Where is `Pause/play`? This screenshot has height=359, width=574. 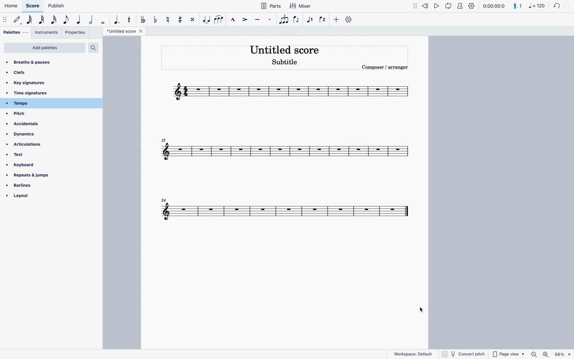 Pause/play is located at coordinates (442, 7).